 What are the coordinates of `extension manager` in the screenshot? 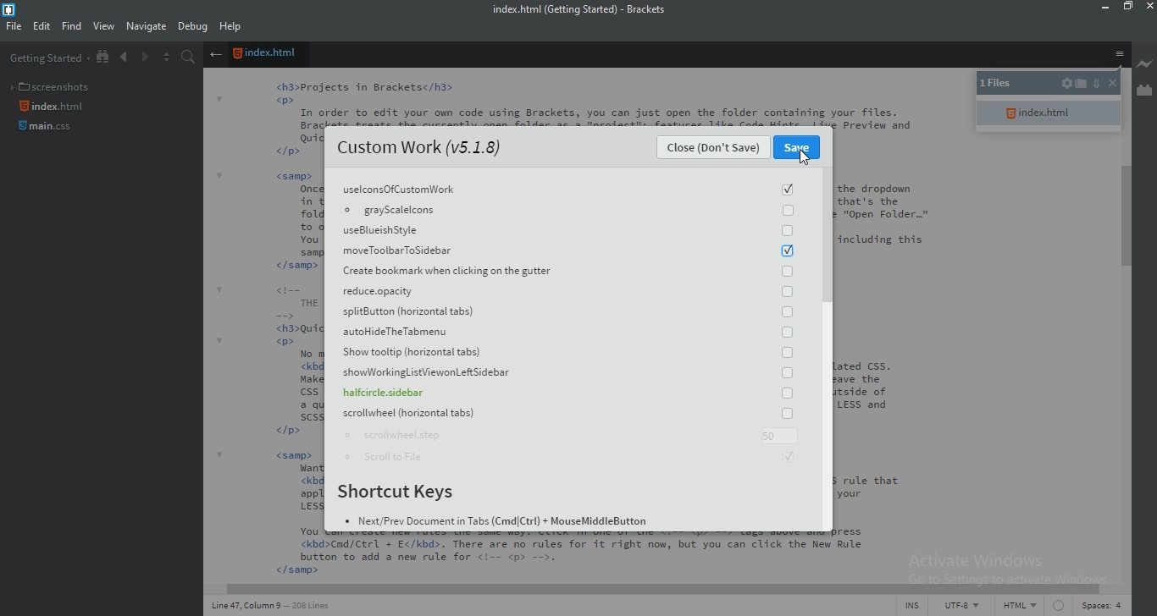 It's located at (1143, 91).